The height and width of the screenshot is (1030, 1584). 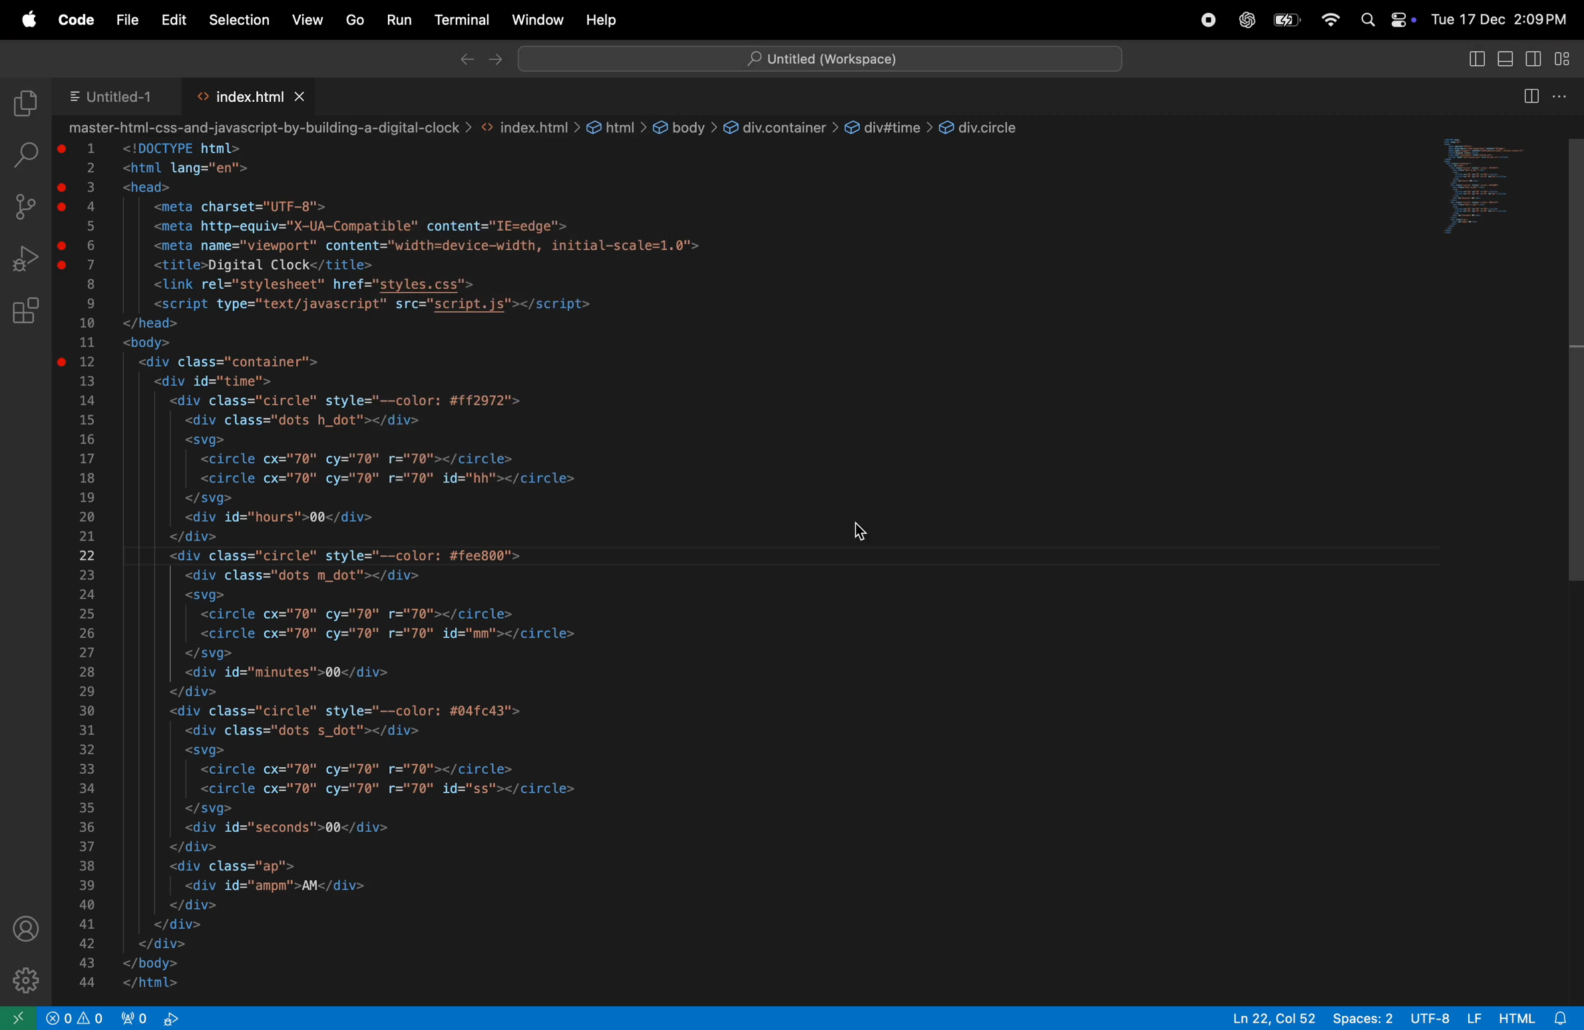 I want to click on toggle secondary view, so click(x=1535, y=59).